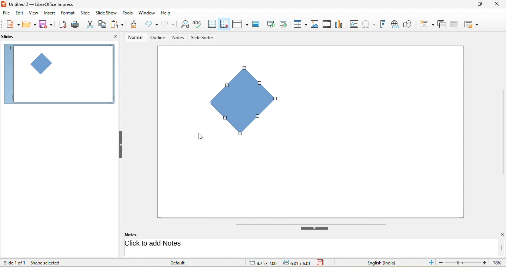  What do you see at coordinates (69, 14) in the screenshot?
I see `format` at bounding box center [69, 14].